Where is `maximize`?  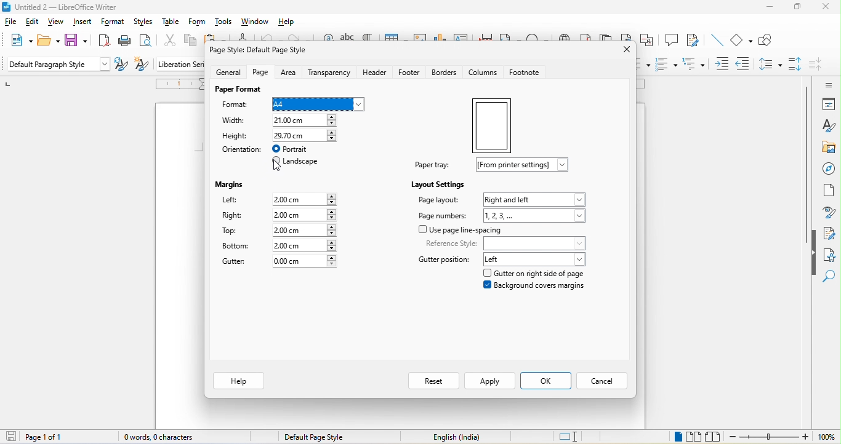 maximize is located at coordinates (798, 7).